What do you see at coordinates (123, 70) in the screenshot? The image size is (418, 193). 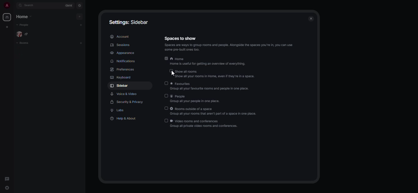 I see `preferences` at bounding box center [123, 70].